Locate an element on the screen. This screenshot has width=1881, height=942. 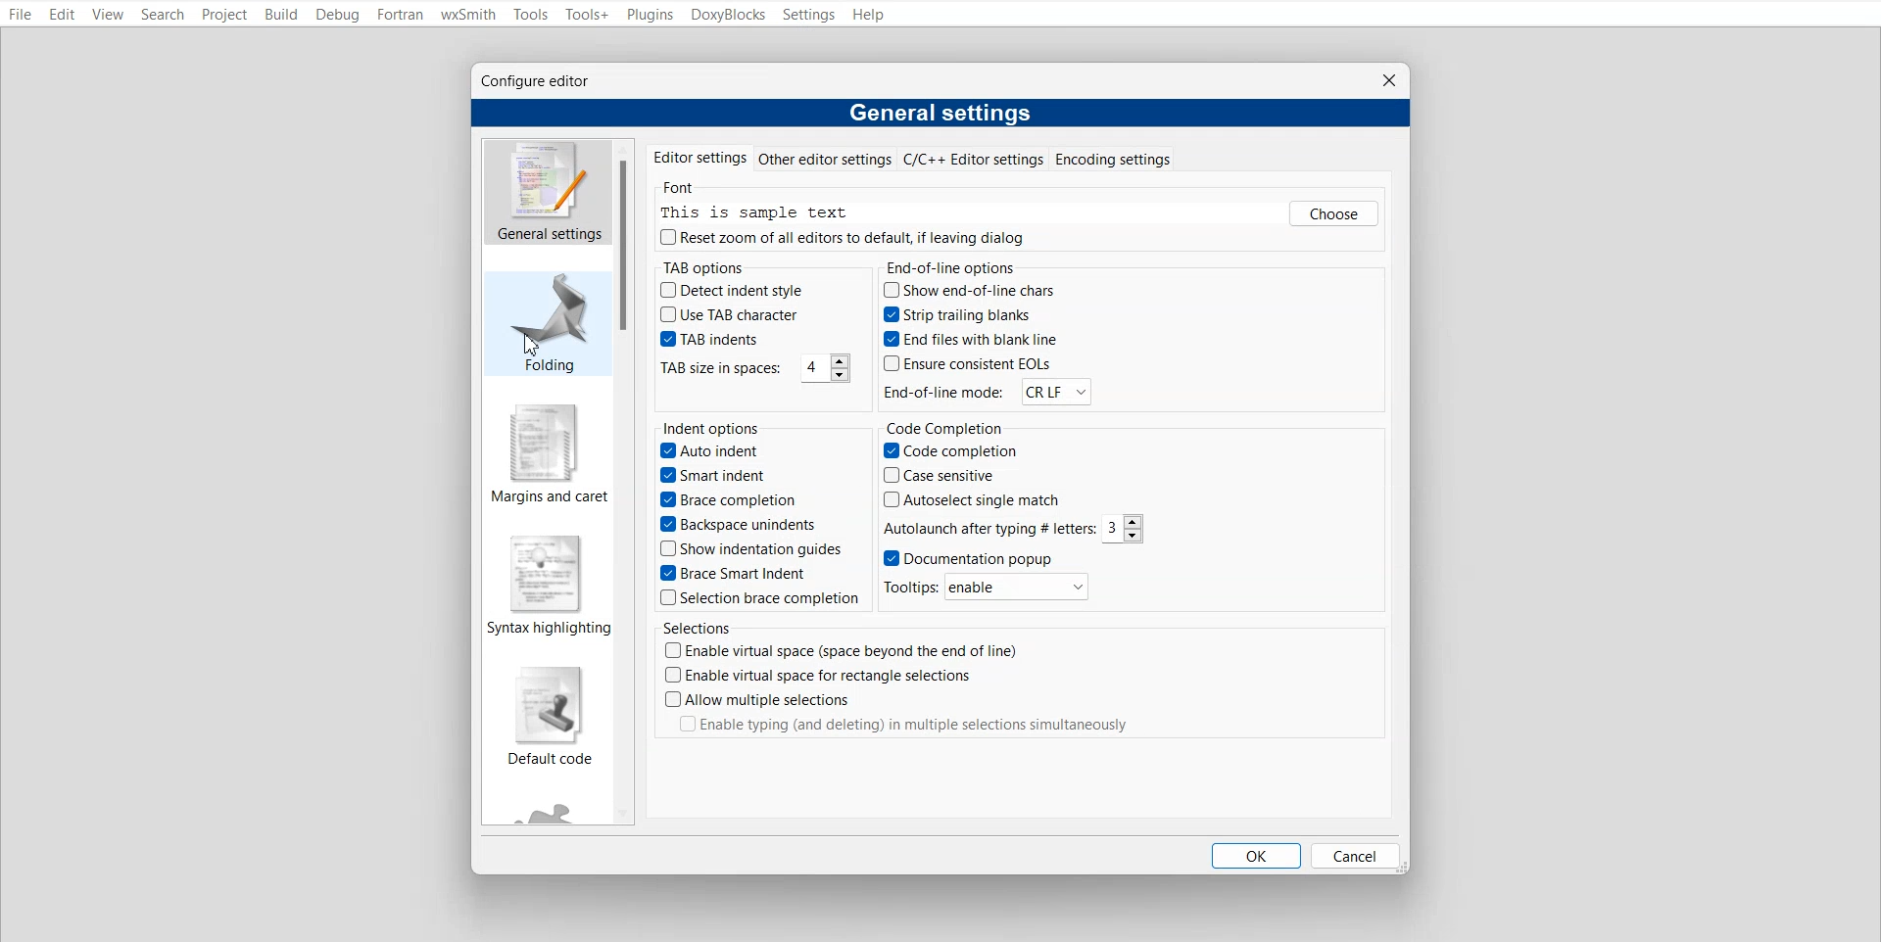
View is located at coordinates (109, 14).